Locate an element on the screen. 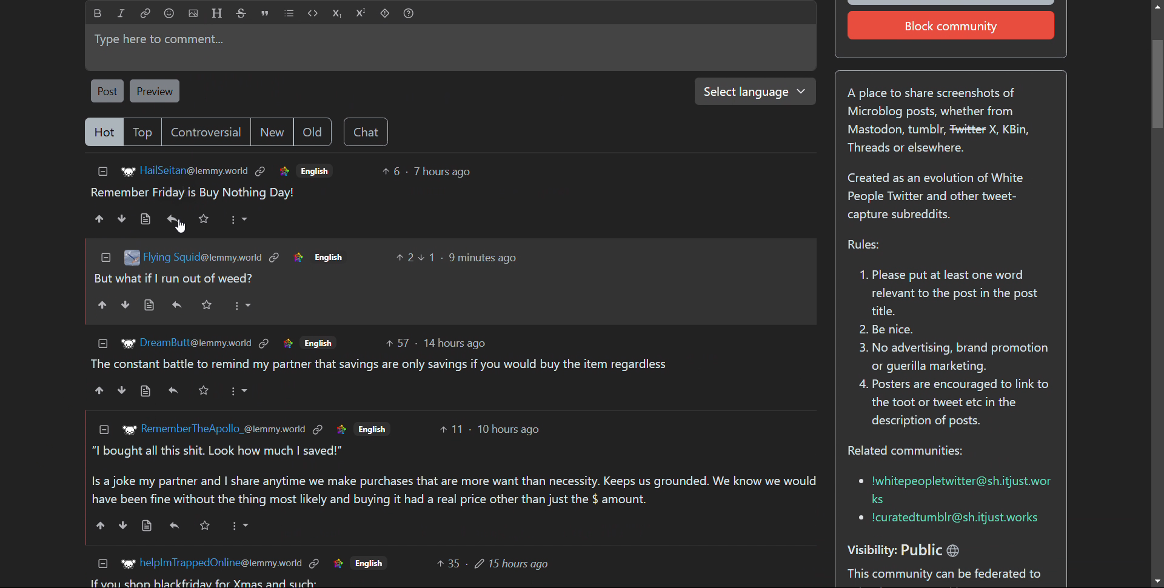 This screenshot has width=1164, height=588. scroll up is located at coordinates (1157, 5).